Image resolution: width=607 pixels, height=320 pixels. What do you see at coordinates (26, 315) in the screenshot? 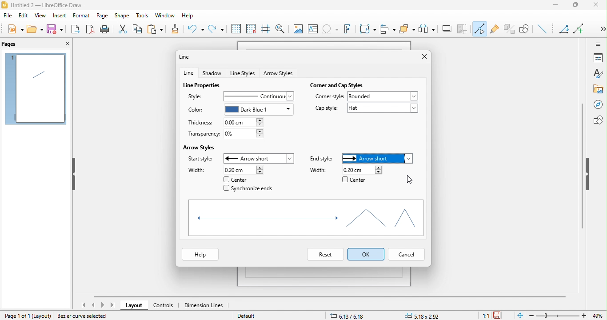
I see `page 1 of 1 (Layout)` at bounding box center [26, 315].